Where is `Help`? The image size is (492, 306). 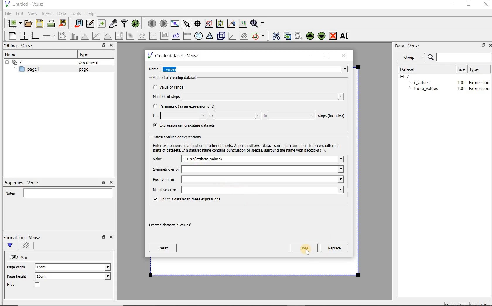 Help is located at coordinates (91, 13).